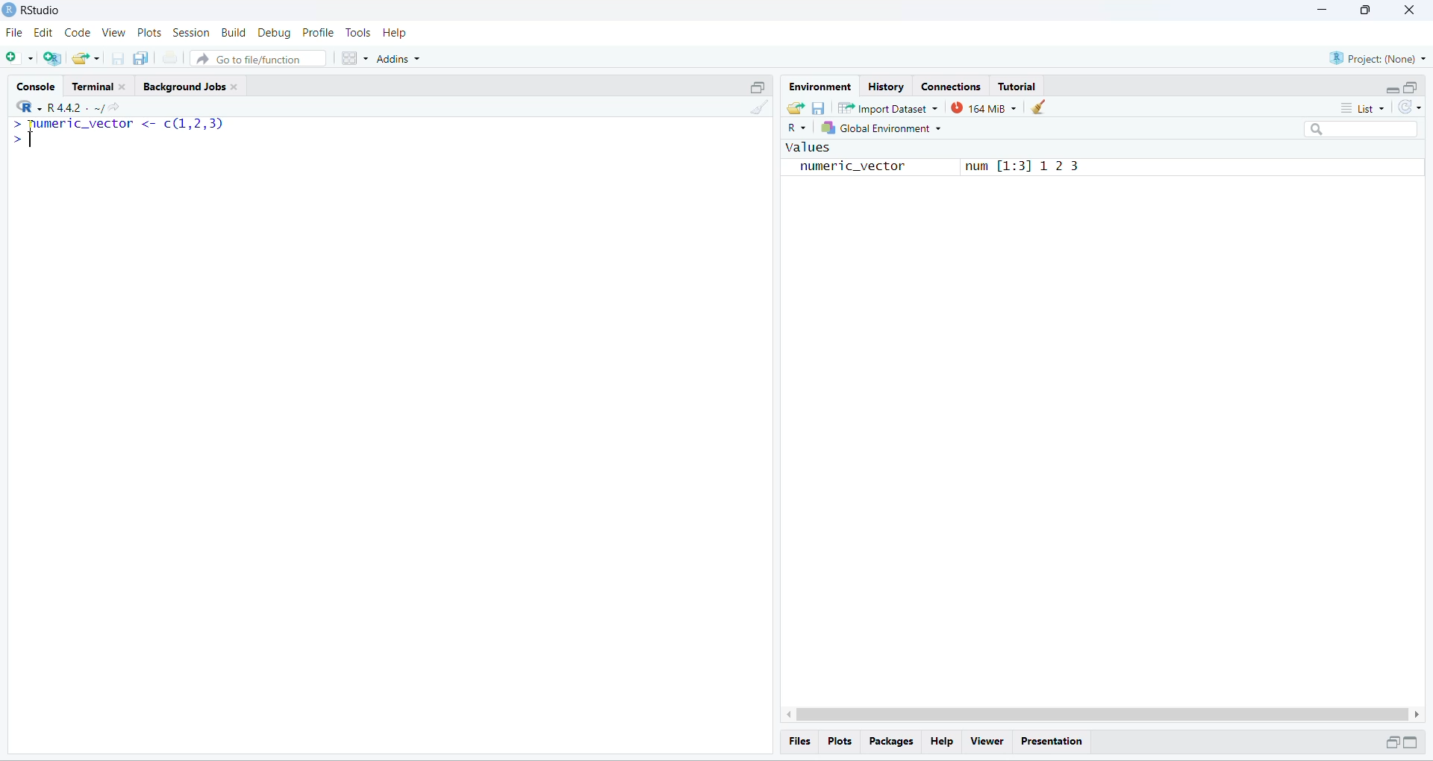 This screenshot has width=1433, height=761. What do you see at coordinates (318, 33) in the screenshot?
I see `Profile` at bounding box center [318, 33].